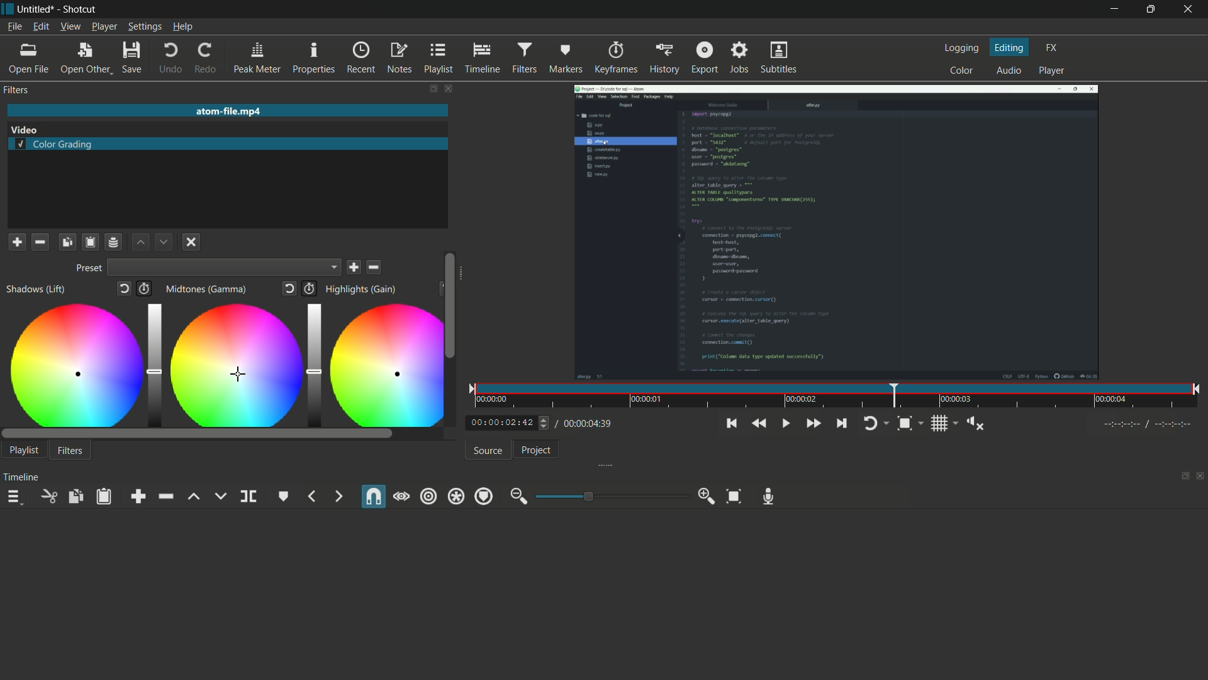 The height and width of the screenshot is (680, 1208). Describe the element at coordinates (89, 242) in the screenshot. I see `Clipboard` at that location.